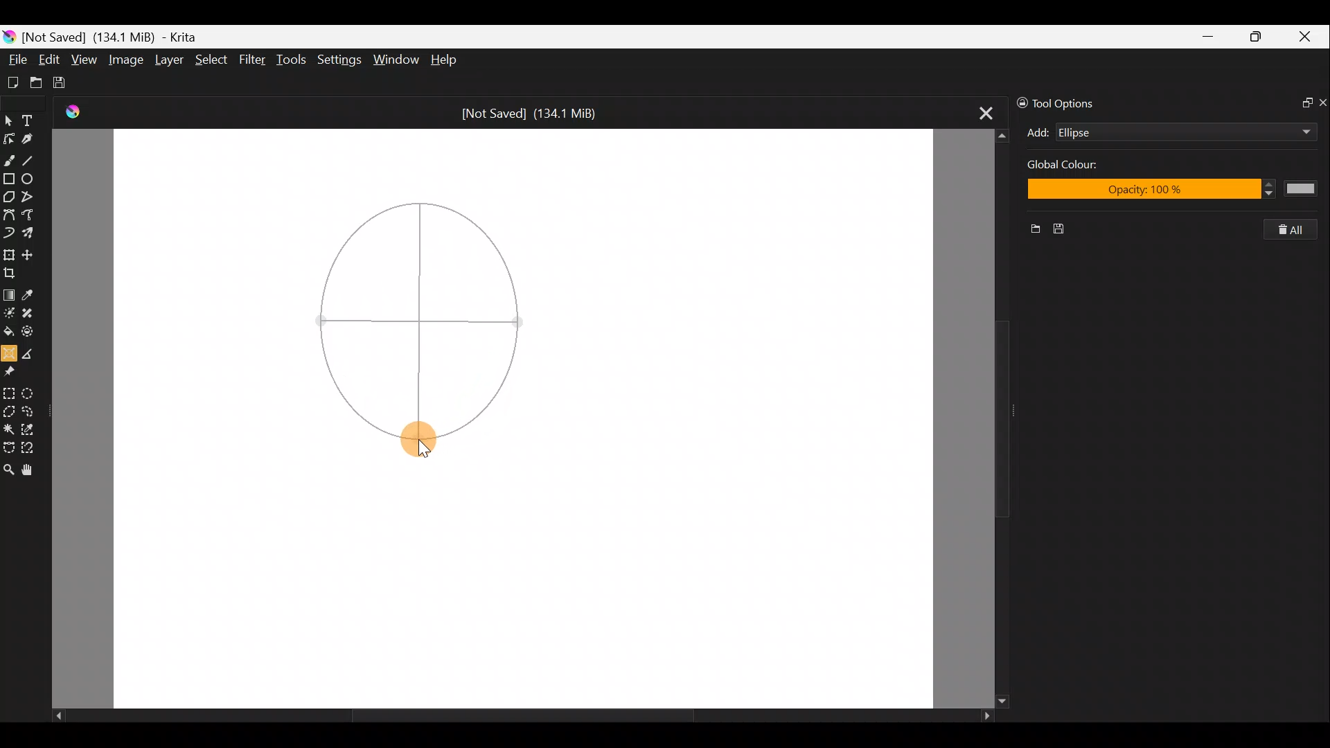  What do you see at coordinates (536, 112) in the screenshot?
I see `[Not Saved] (134.1 MiB)` at bounding box center [536, 112].